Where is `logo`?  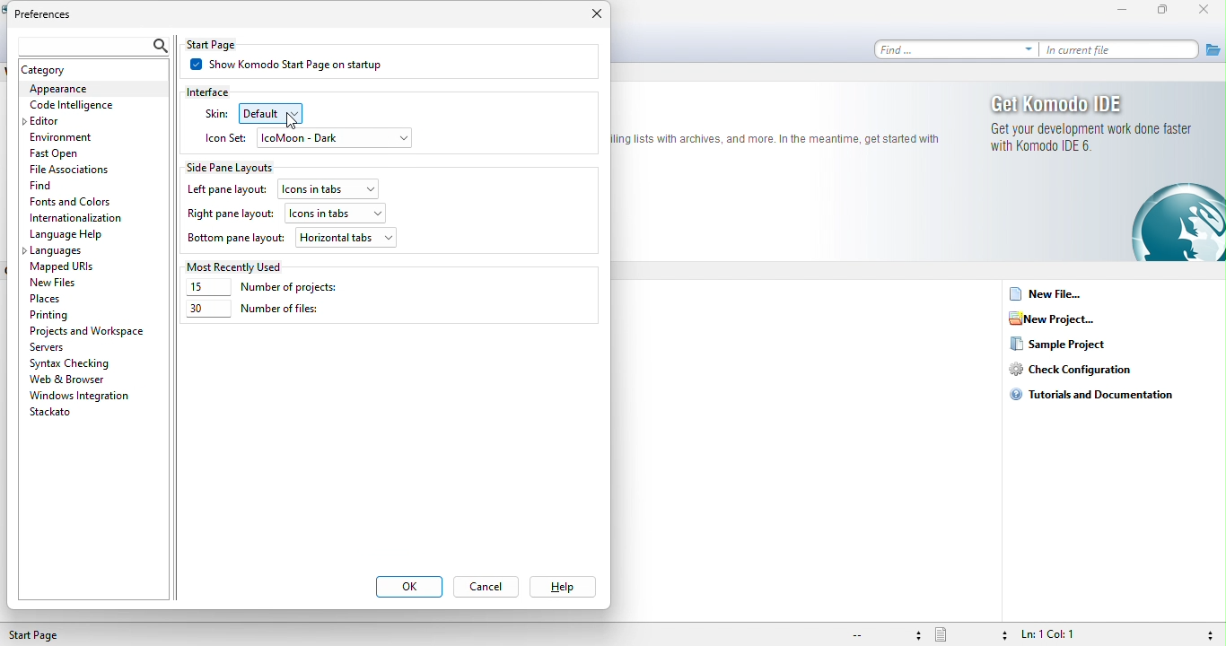 logo is located at coordinates (1178, 223).